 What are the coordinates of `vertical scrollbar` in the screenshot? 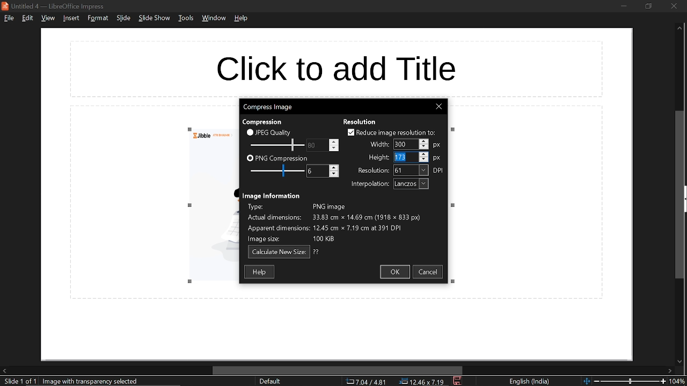 It's located at (680, 195).